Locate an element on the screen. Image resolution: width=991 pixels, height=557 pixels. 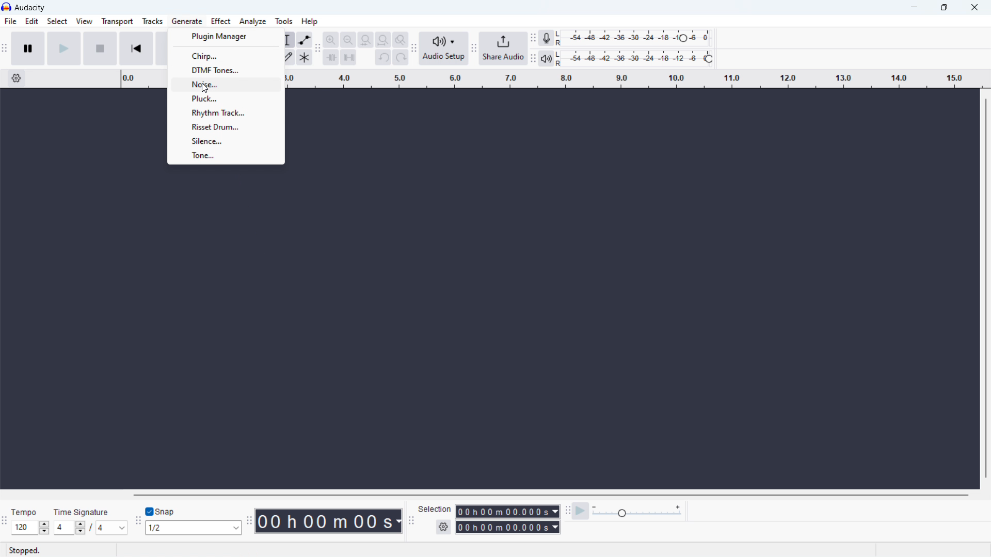
plugin manager is located at coordinates (226, 37).